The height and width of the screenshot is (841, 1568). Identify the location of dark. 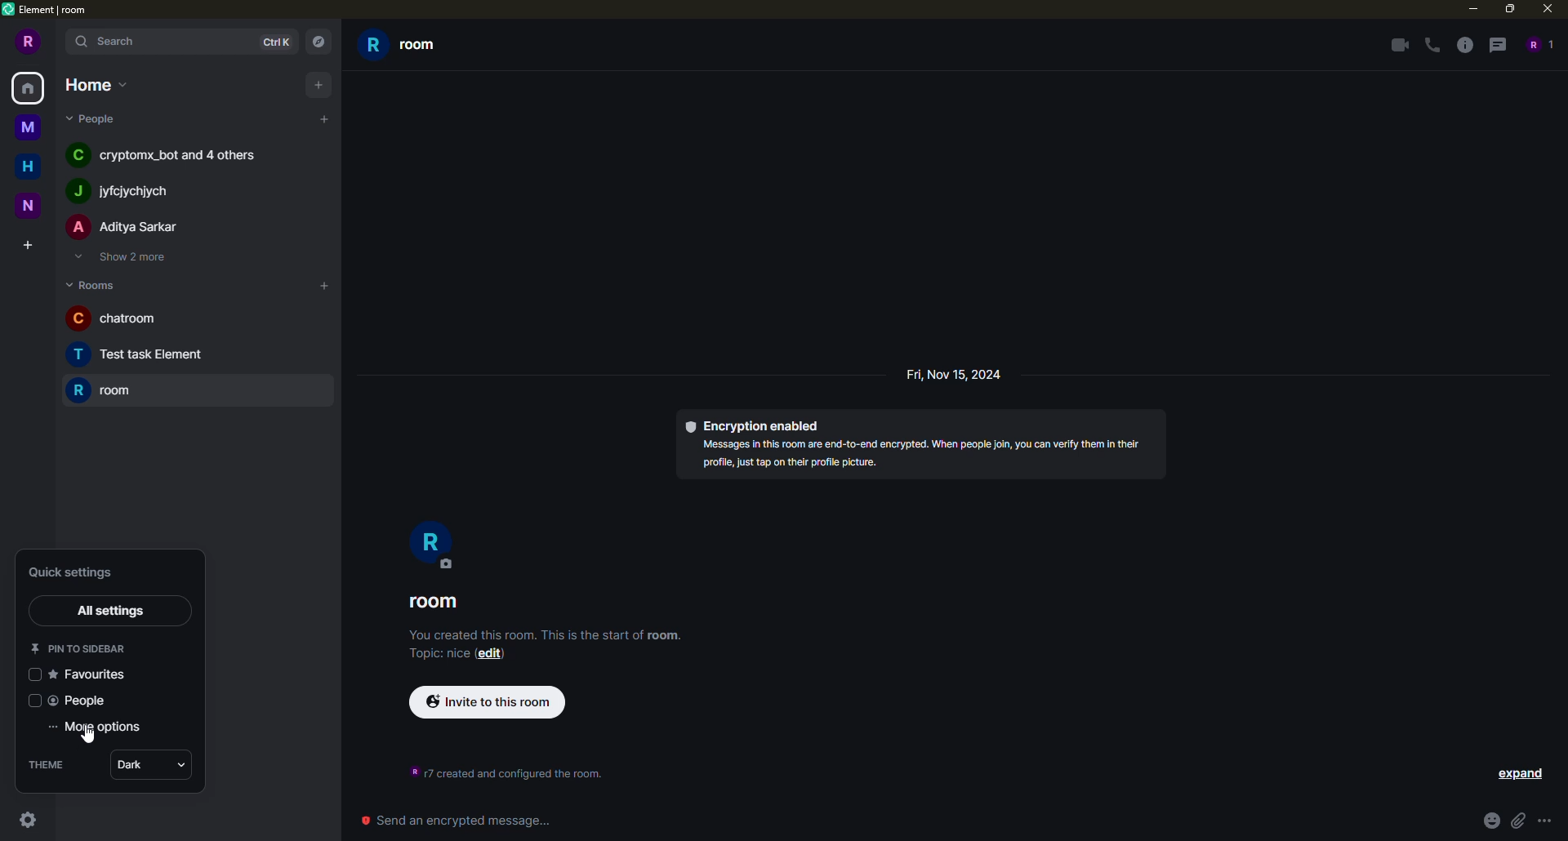
(131, 765).